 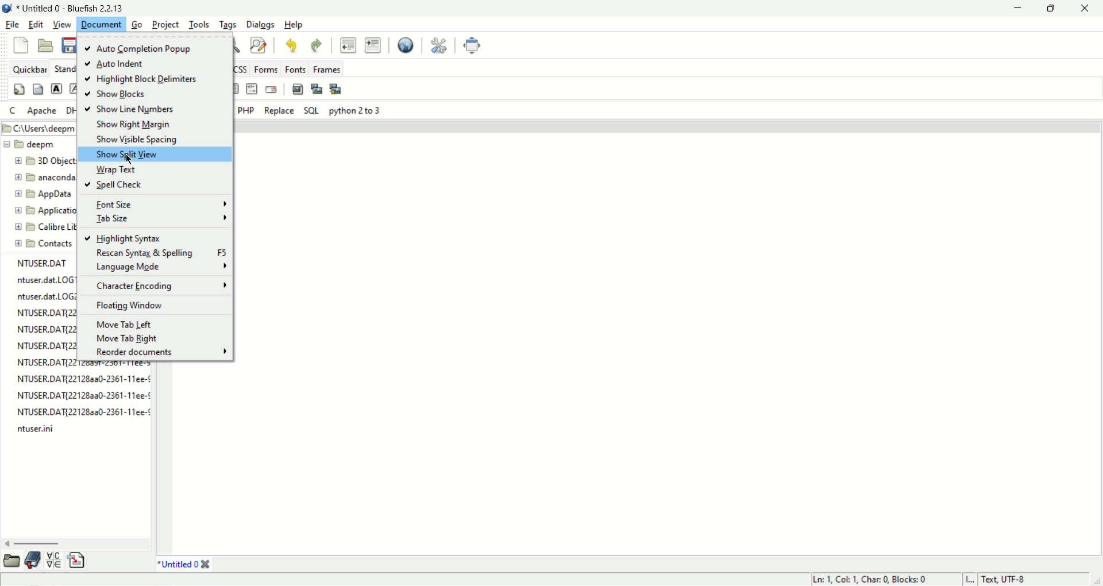 What do you see at coordinates (68, 46) in the screenshot?
I see `save file` at bounding box center [68, 46].